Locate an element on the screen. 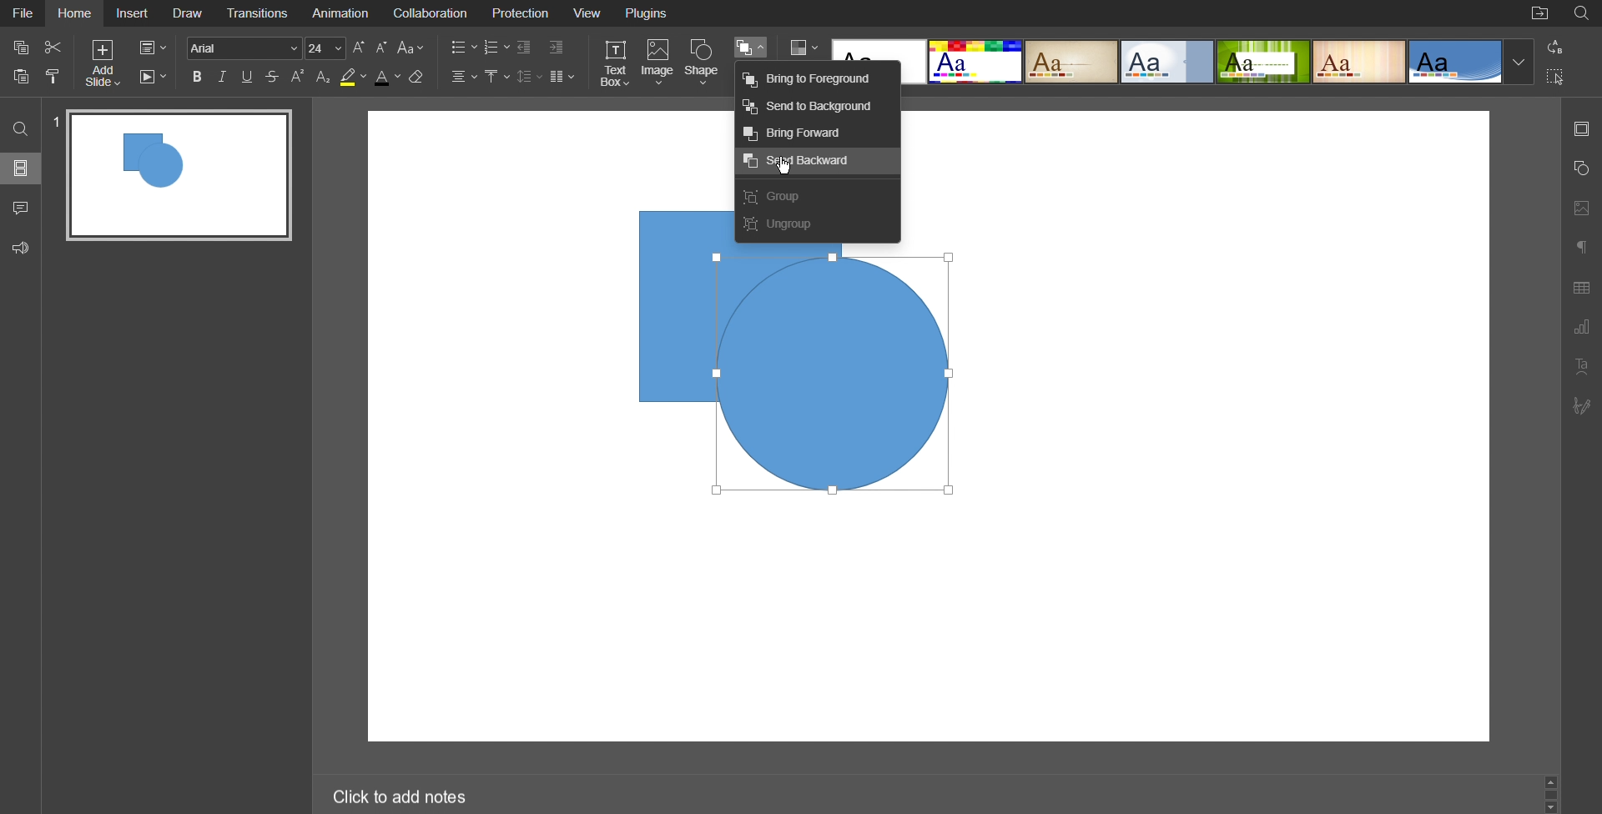  Insert is located at coordinates (129, 13).